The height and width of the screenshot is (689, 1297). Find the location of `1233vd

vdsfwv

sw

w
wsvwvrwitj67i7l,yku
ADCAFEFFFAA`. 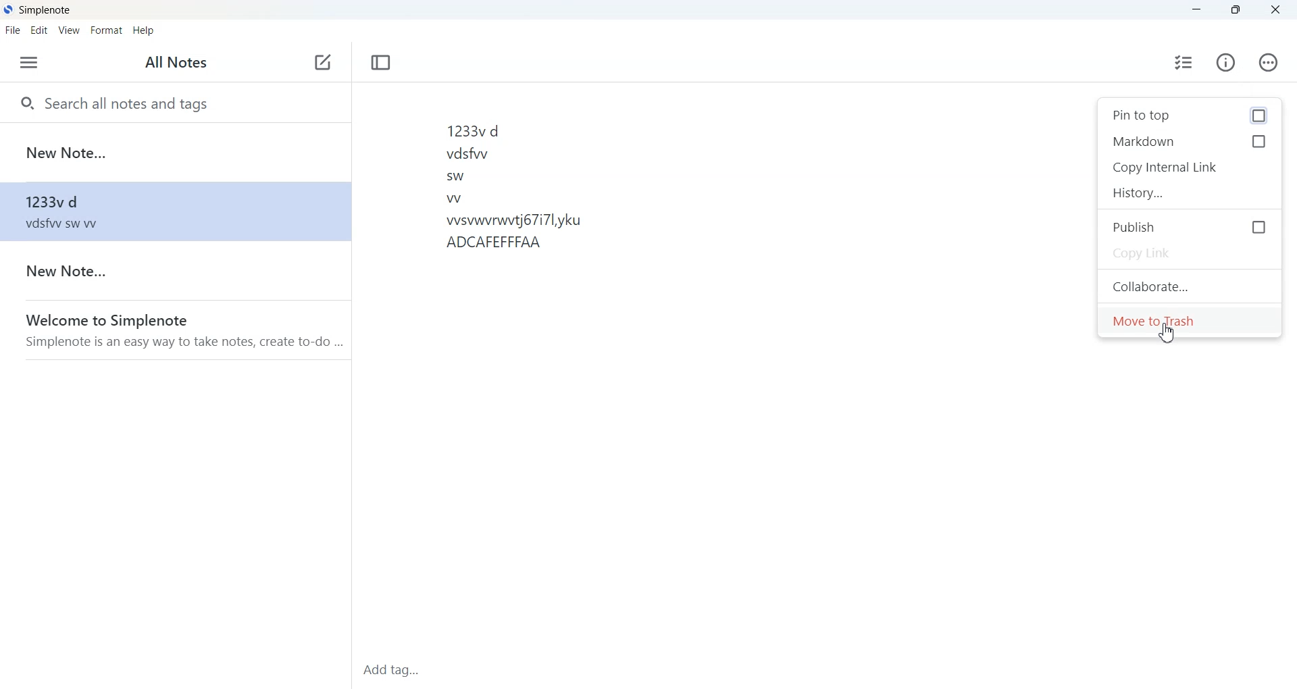

1233vd

vdsfwv

sw

w
wsvwvrwitj67i7l,yku
ADCAFEFFFAA is located at coordinates (517, 189).